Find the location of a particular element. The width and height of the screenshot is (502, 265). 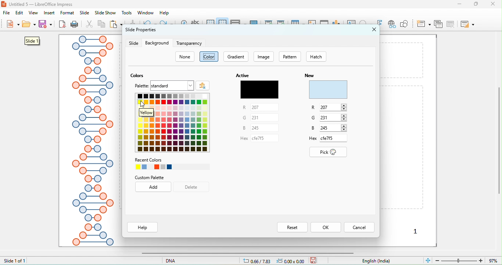

hyperlink is located at coordinates (391, 25).